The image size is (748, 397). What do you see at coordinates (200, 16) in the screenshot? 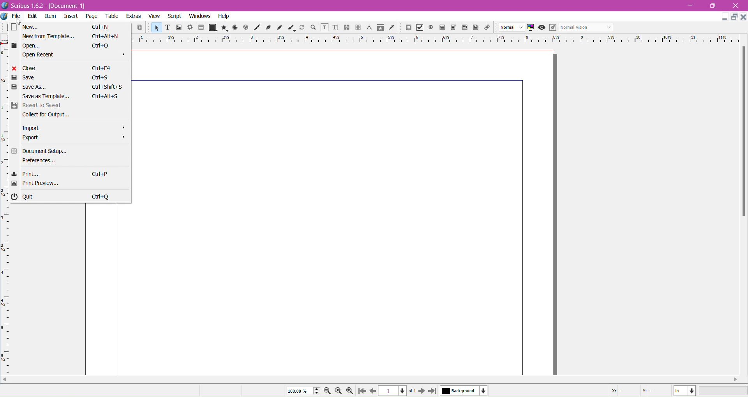
I see `Windows` at bounding box center [200, 16].